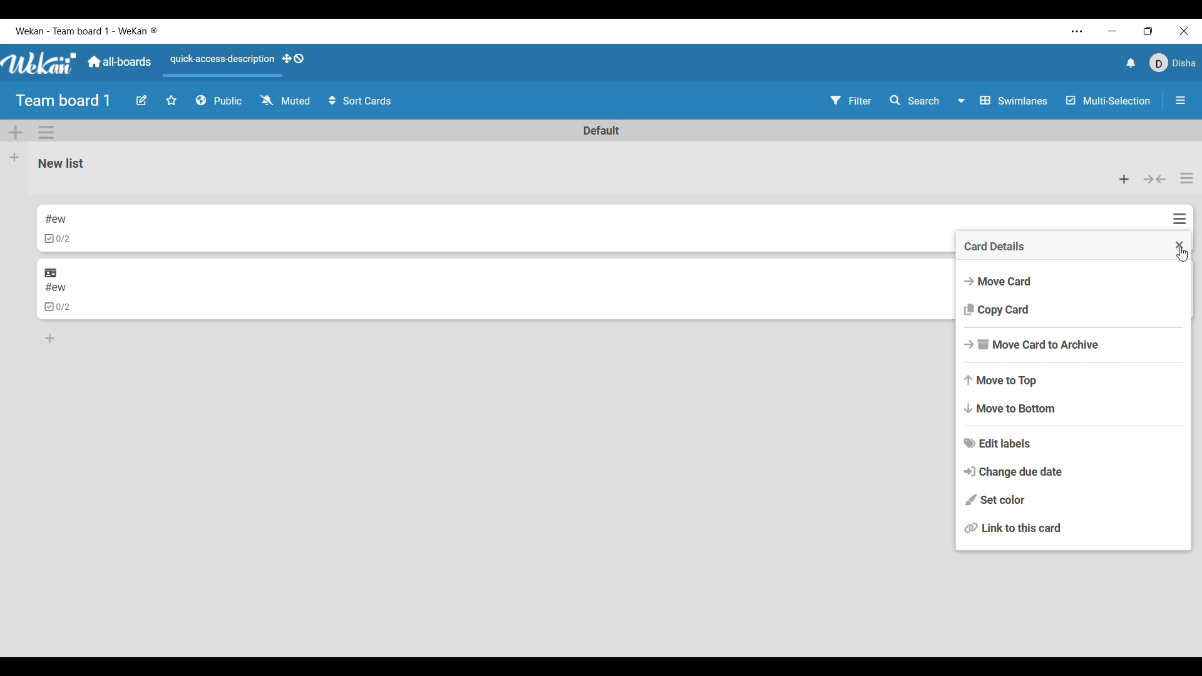 Image resolution: width=1202 pixels, height=676 pixels. I want to click on Add Swimlane, so click(16, 133).